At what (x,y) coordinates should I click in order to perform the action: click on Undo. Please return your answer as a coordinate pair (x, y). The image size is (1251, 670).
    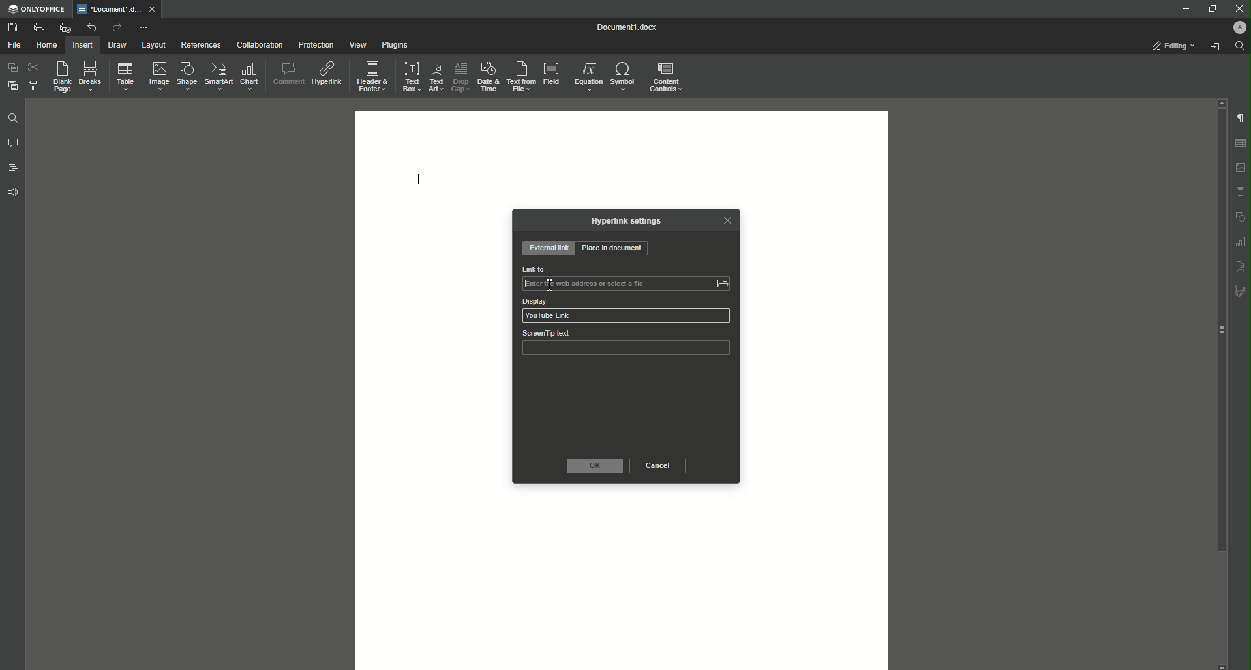
    Looking at the image, I should click on (91, 27).